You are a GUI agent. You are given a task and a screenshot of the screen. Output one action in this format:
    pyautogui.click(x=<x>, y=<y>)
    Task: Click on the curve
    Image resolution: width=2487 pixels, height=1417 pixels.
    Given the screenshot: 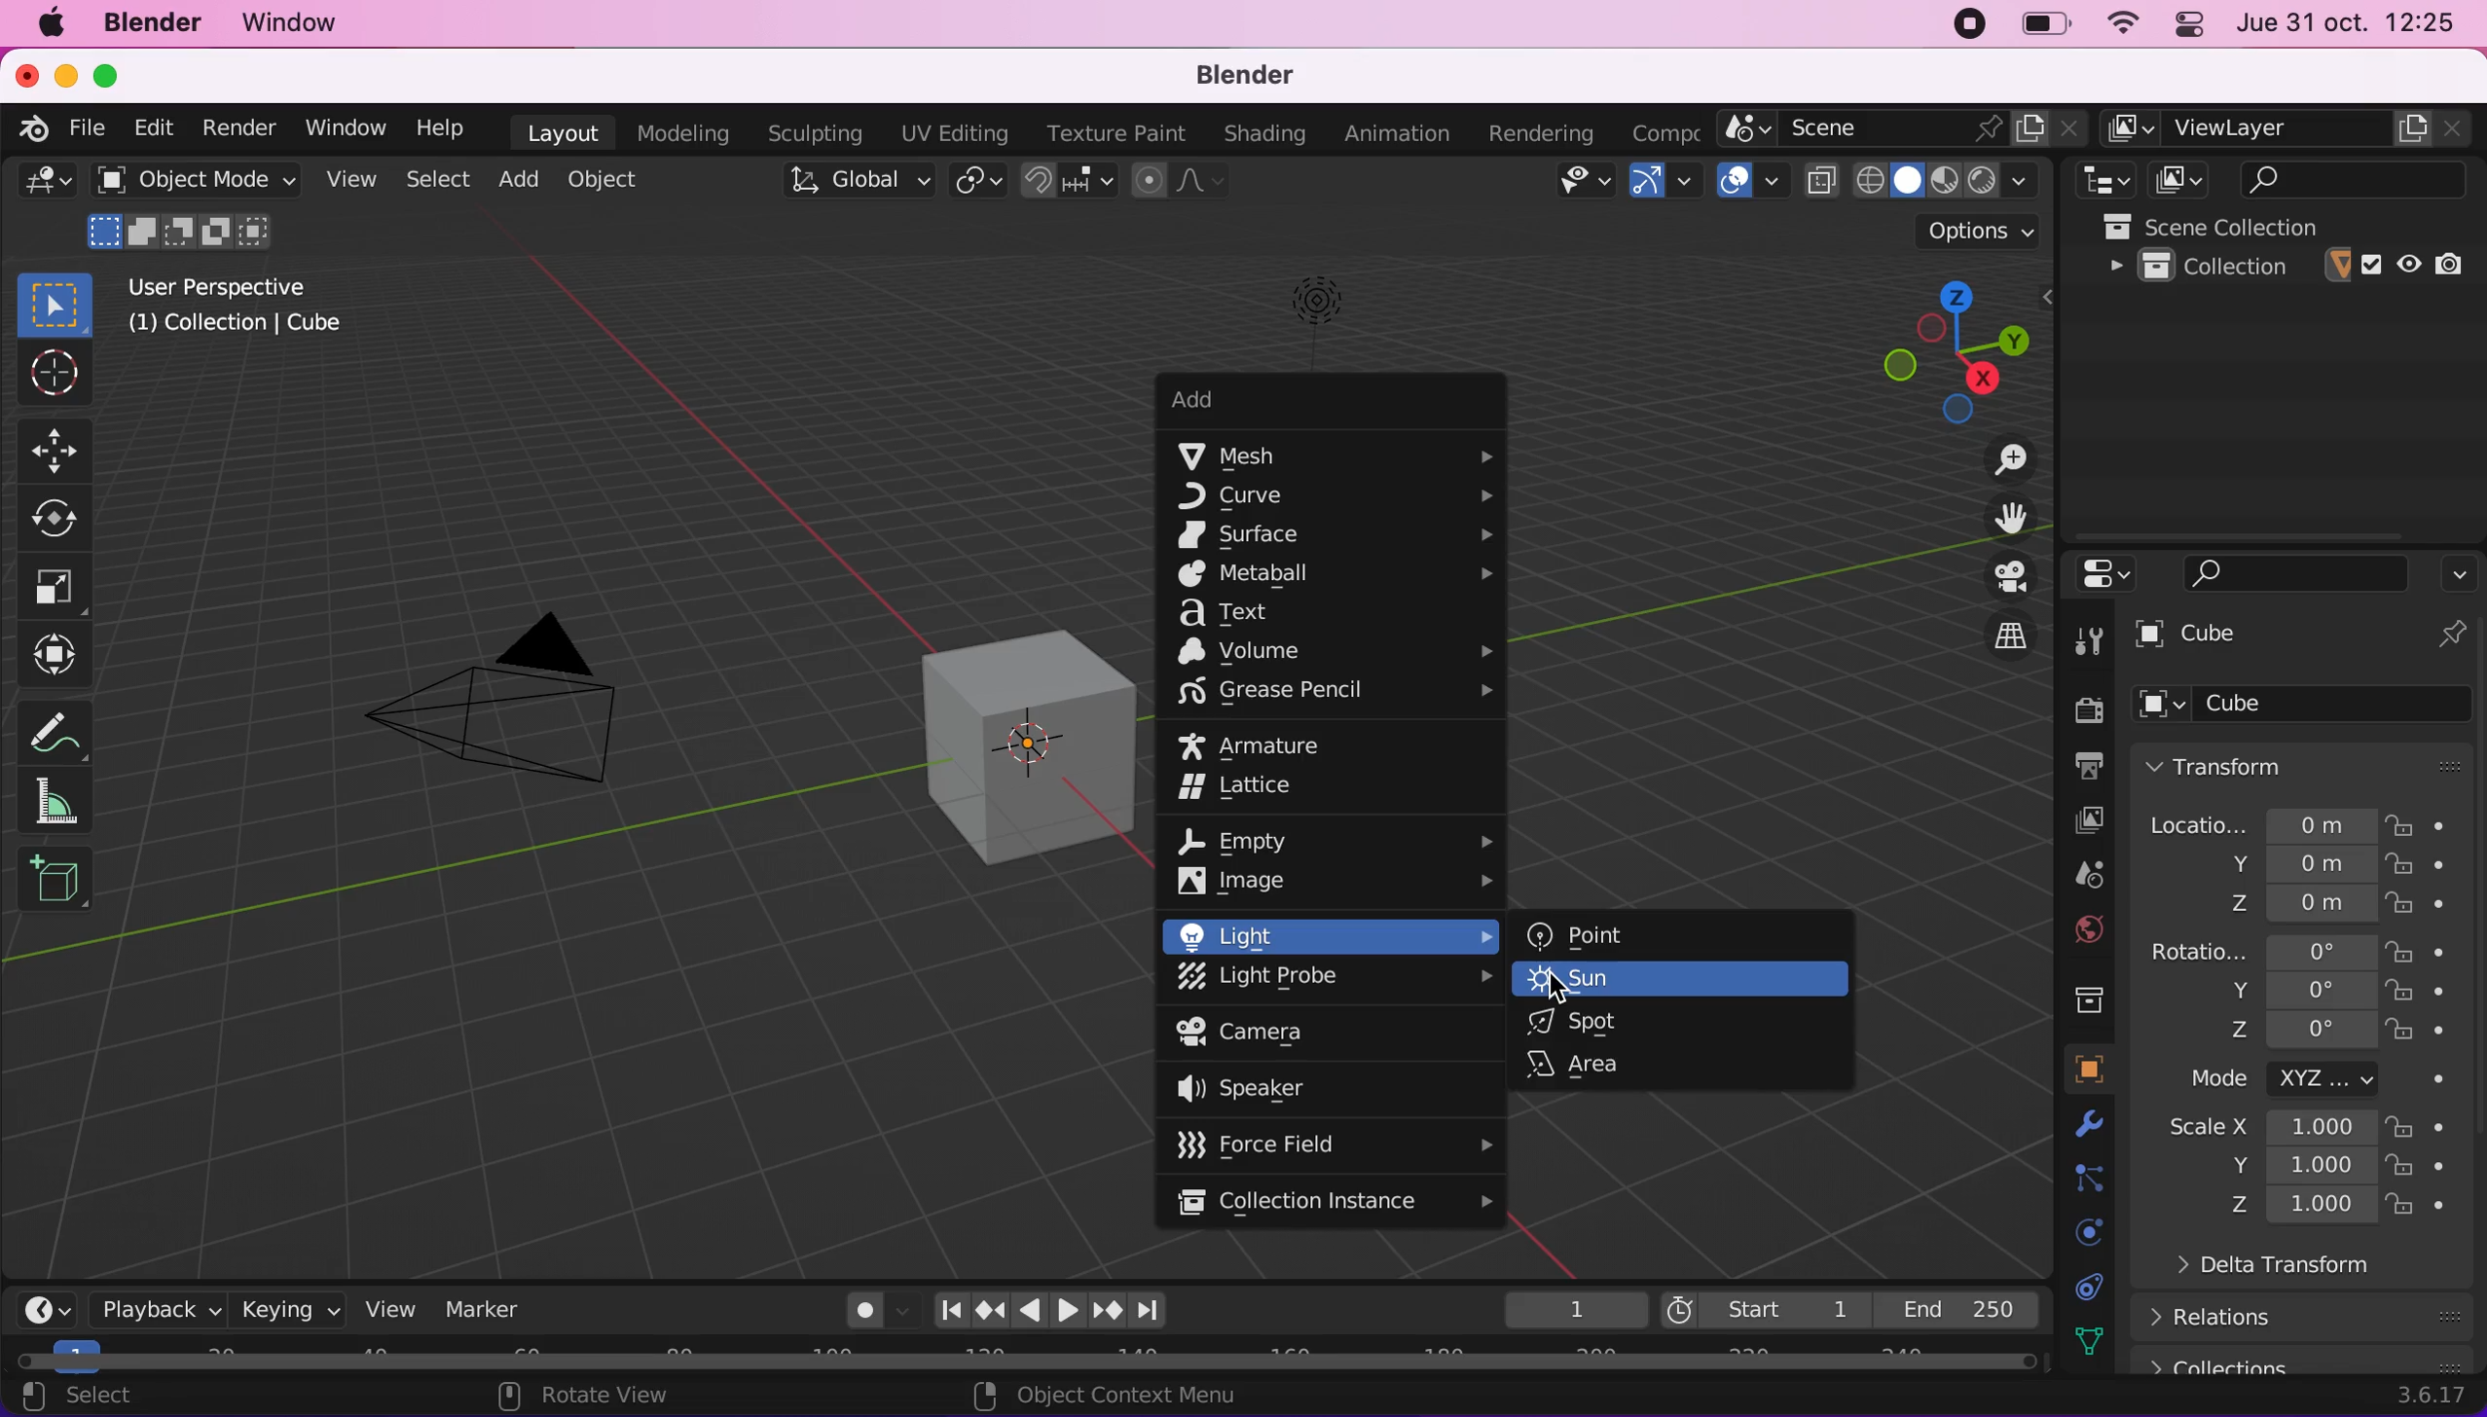 What is the action you would take?
    pyautogui.click(x=1341, y=498)
    